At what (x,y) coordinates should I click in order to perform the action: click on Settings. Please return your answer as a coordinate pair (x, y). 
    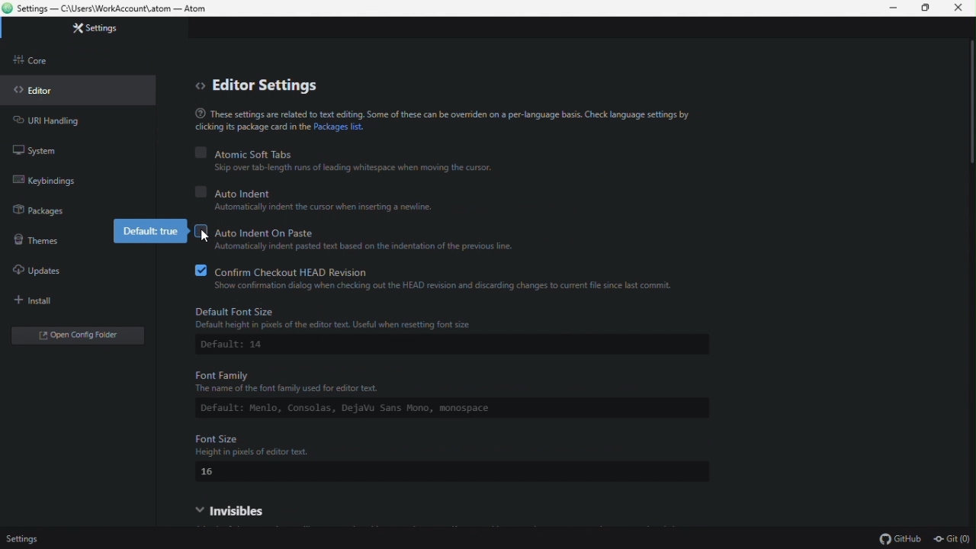
    Looking at the image, I should click on (24, 537).